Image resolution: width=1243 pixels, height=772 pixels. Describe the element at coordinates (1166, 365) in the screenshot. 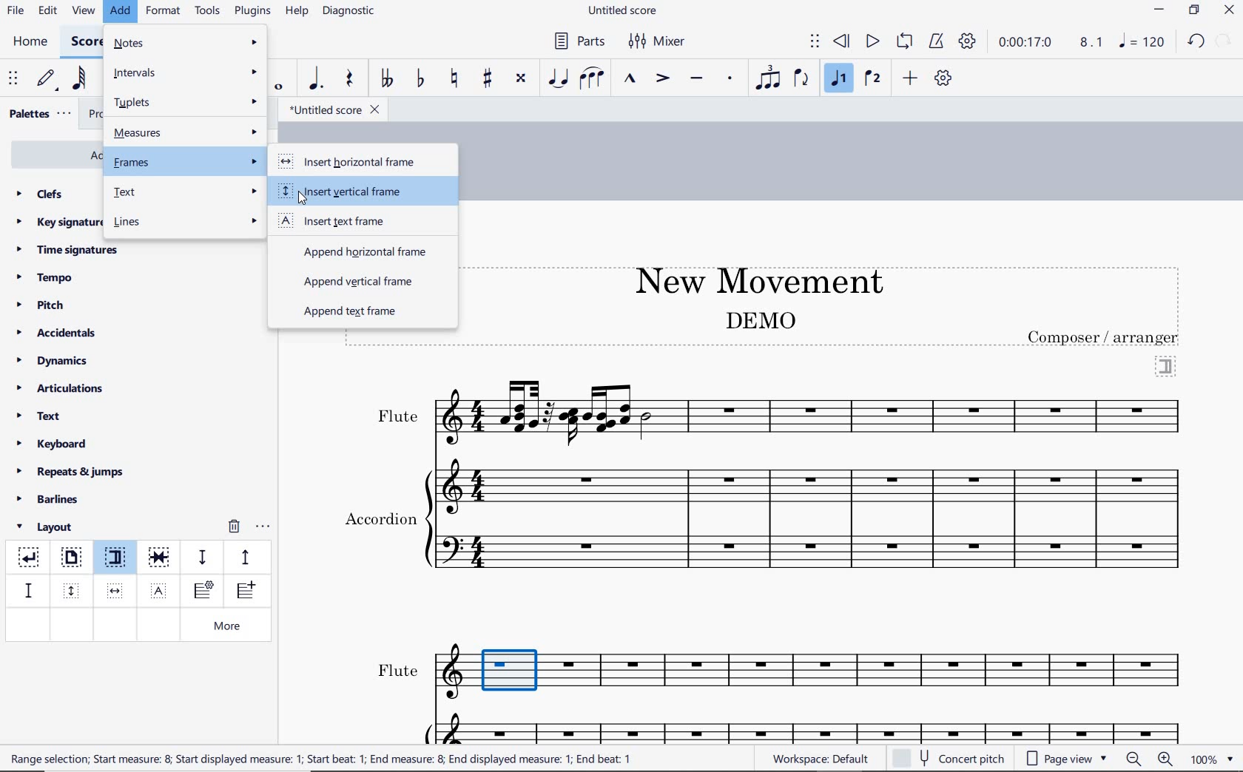

I see `section break` at that location.